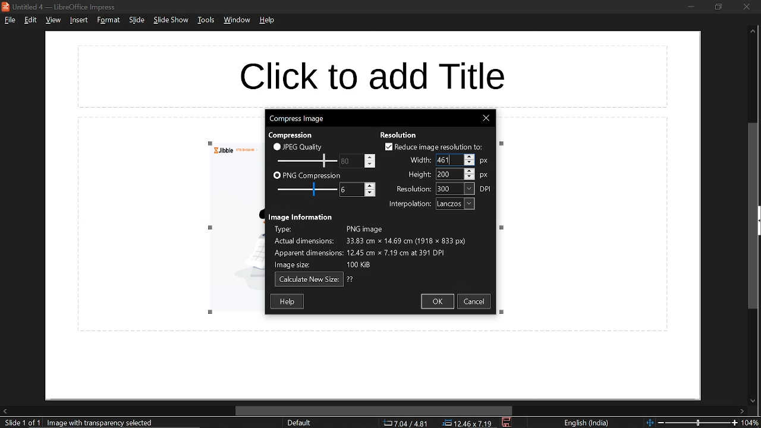  Describe the element at coordinates (753, 216) in the screenshot. I see `vertical scrollbar` at that location.